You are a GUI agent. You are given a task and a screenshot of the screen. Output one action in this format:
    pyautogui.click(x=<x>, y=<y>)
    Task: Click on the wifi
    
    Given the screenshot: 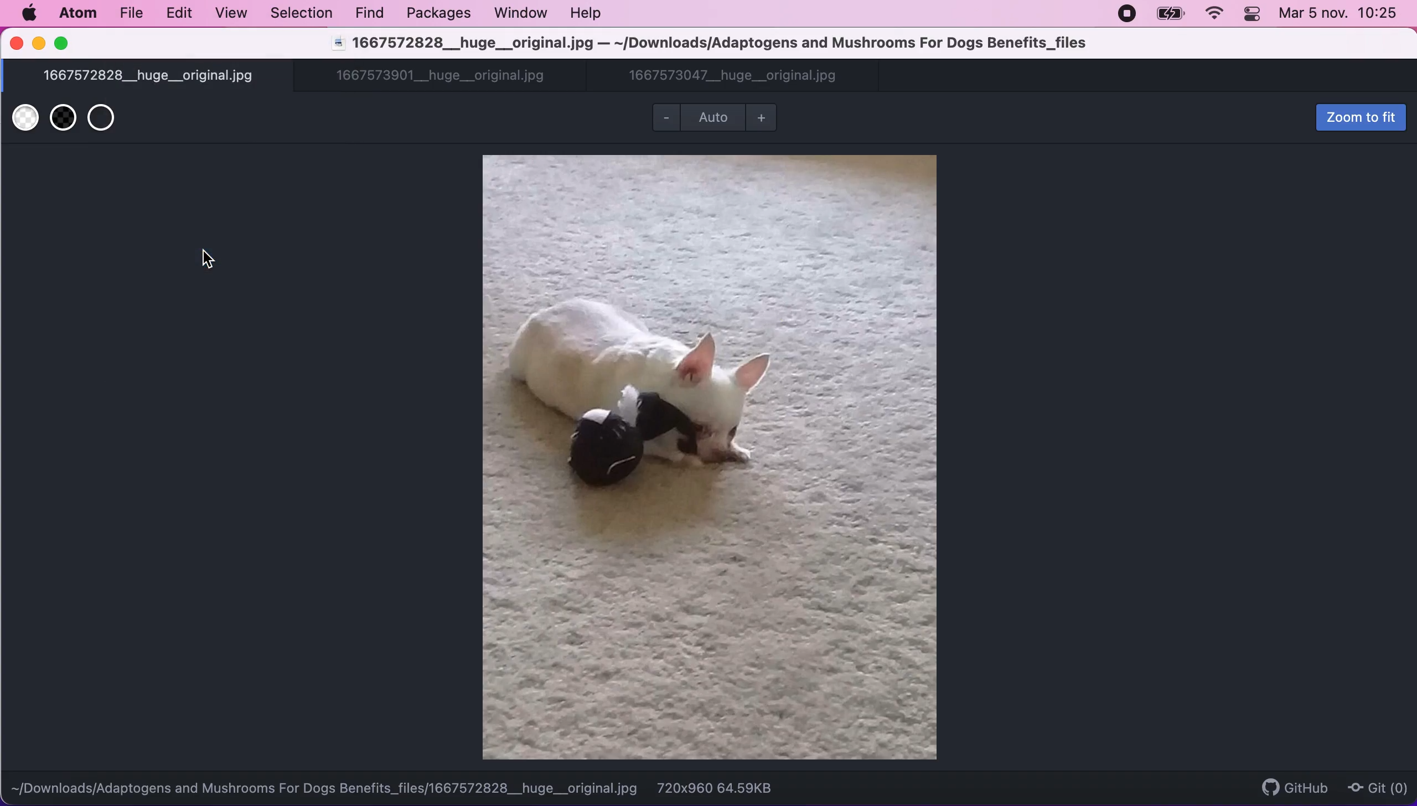 What is the action you would take?
    pyautogui.click(x=1215, y=14)
    